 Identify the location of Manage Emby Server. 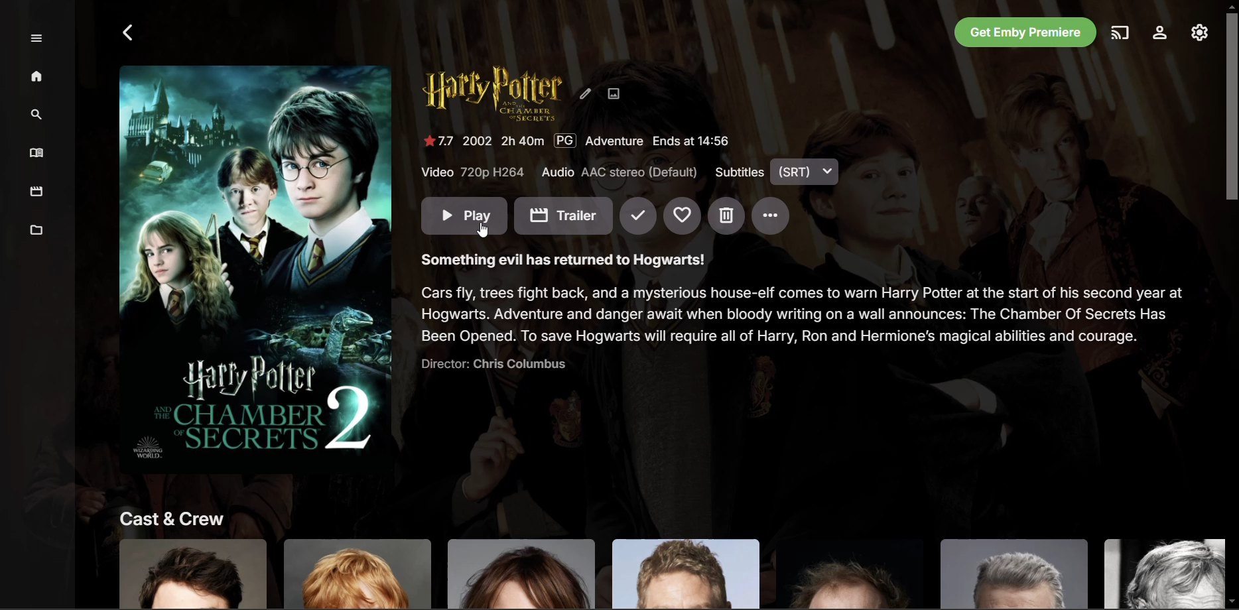
(1198, 34).